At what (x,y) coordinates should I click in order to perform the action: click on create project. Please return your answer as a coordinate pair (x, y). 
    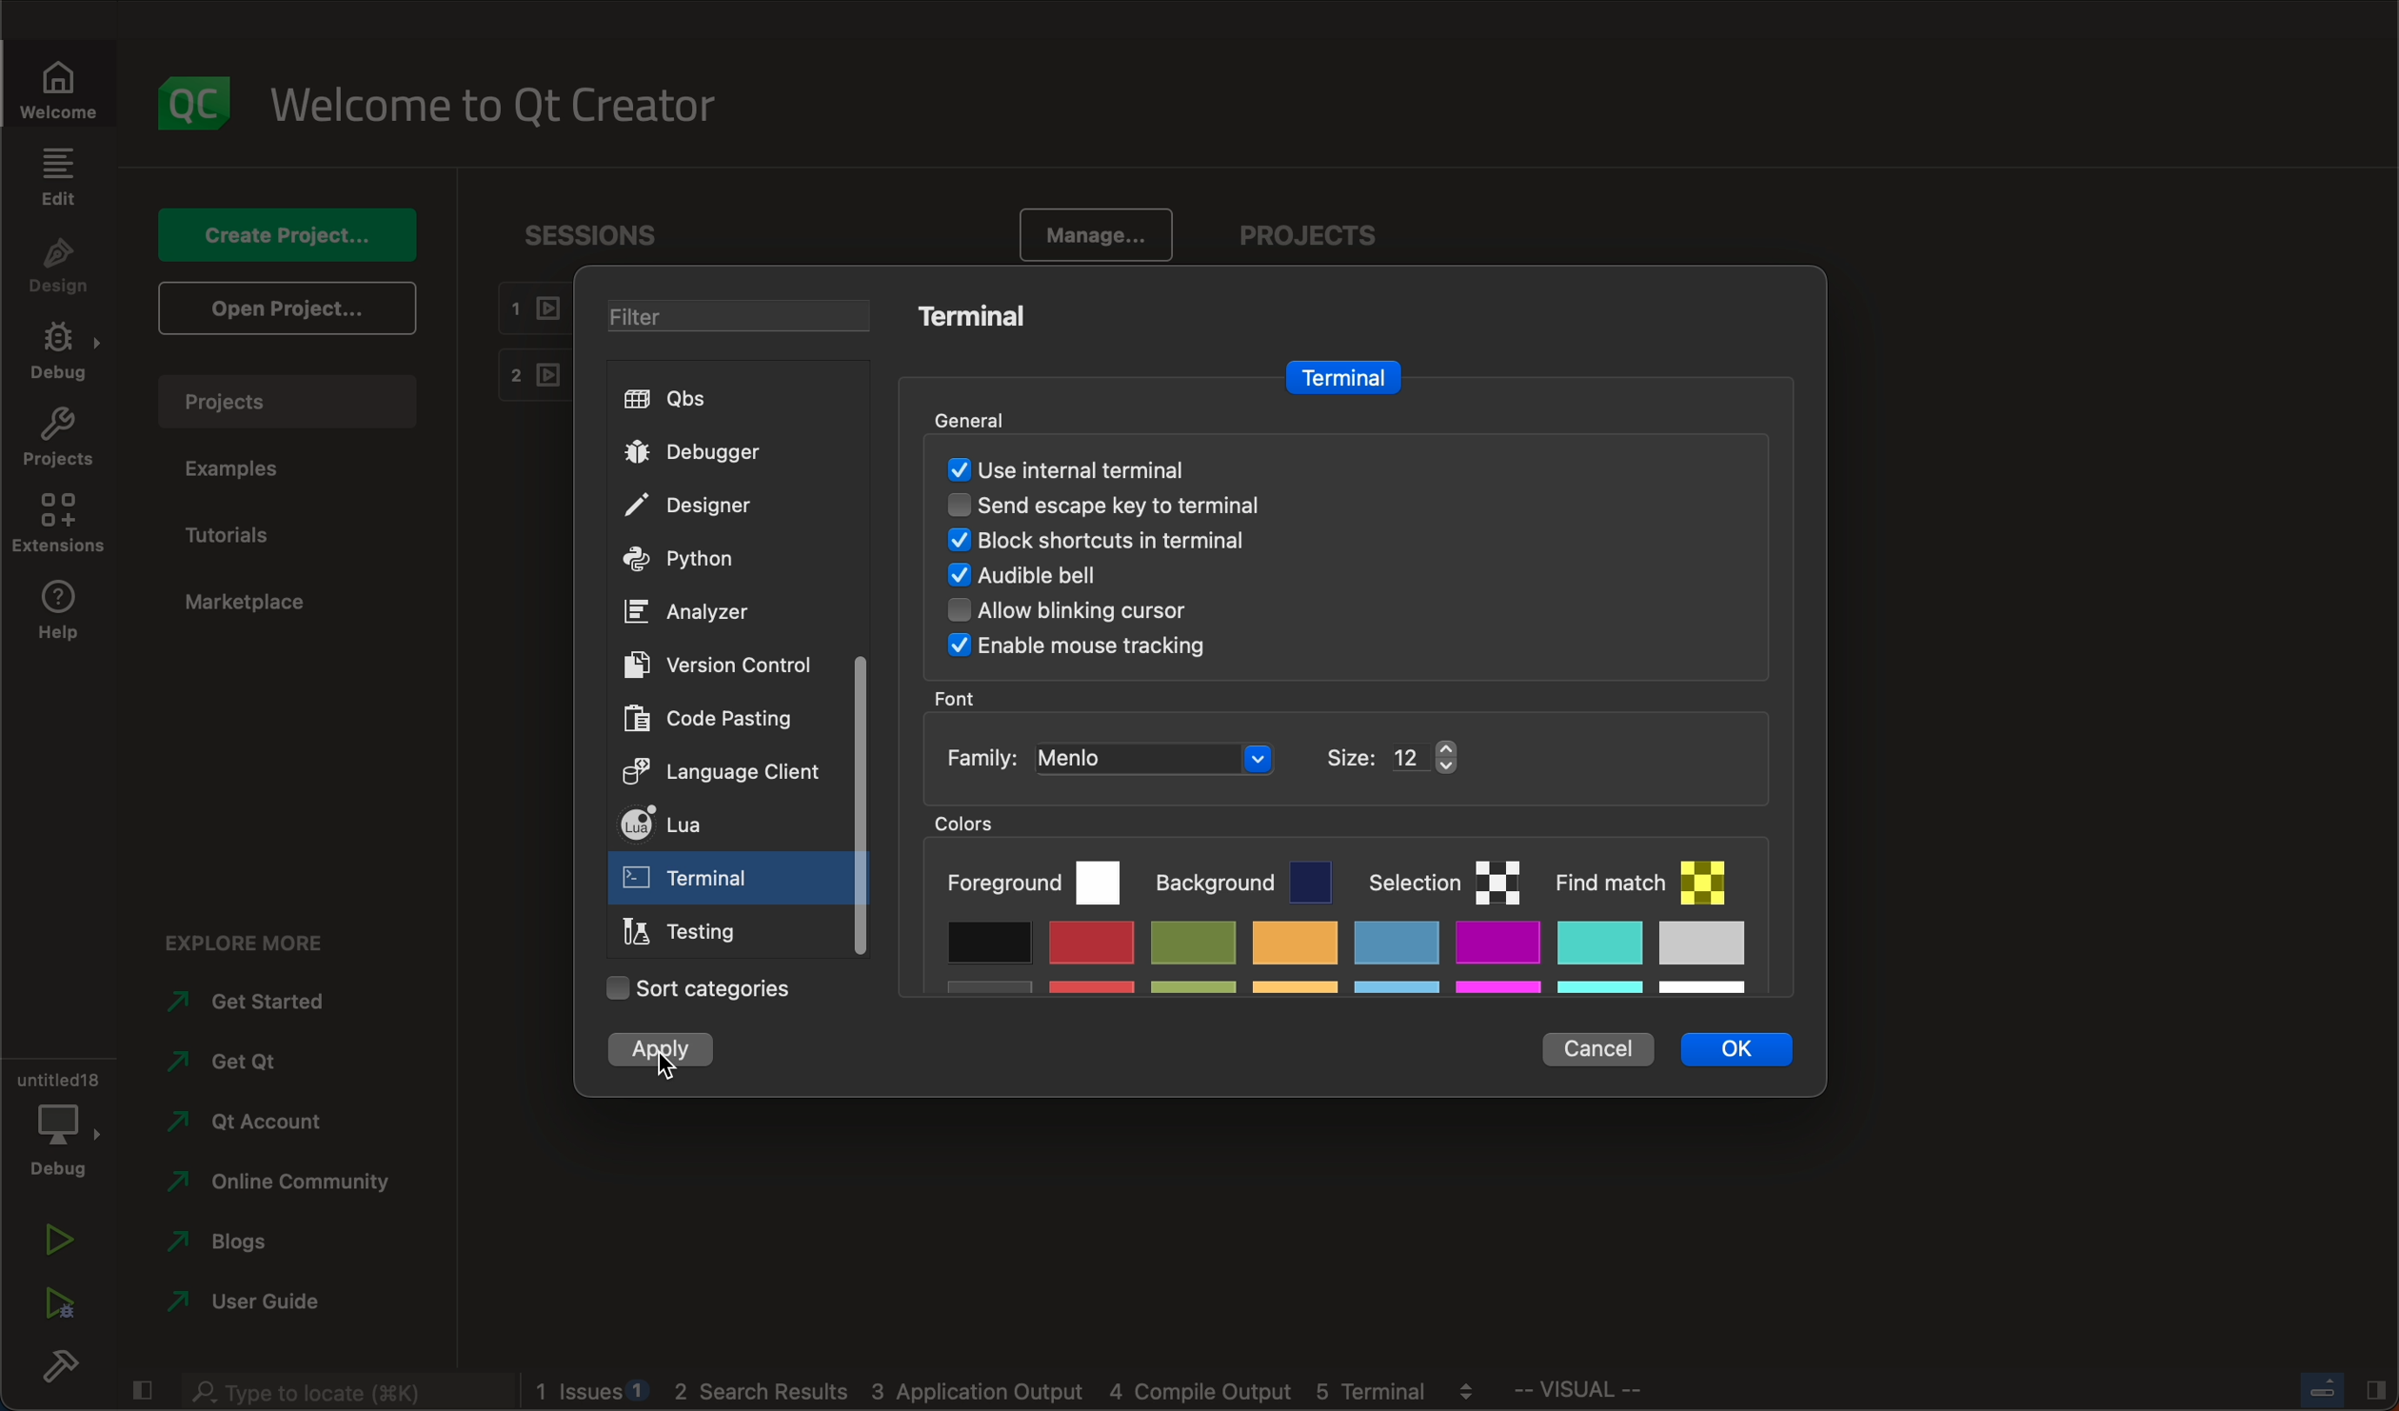
    Looking at the image, I should click on (287, 231).